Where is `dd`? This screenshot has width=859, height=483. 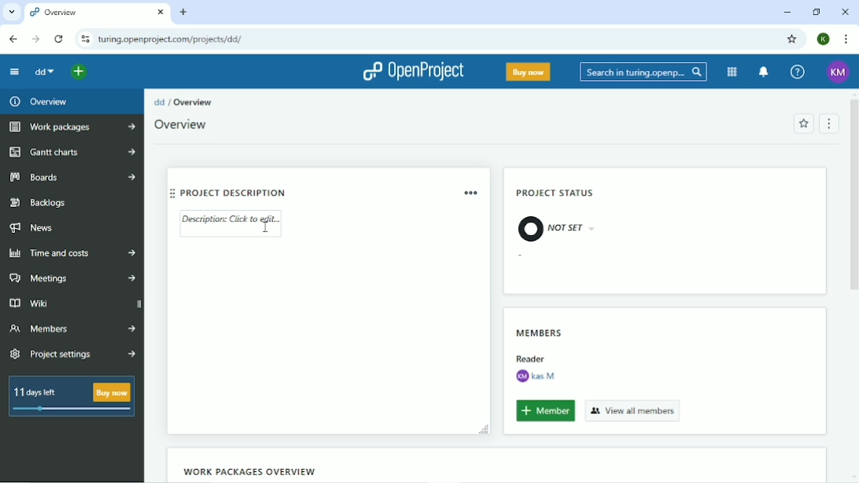 dd is located at coordinates (46, 73).